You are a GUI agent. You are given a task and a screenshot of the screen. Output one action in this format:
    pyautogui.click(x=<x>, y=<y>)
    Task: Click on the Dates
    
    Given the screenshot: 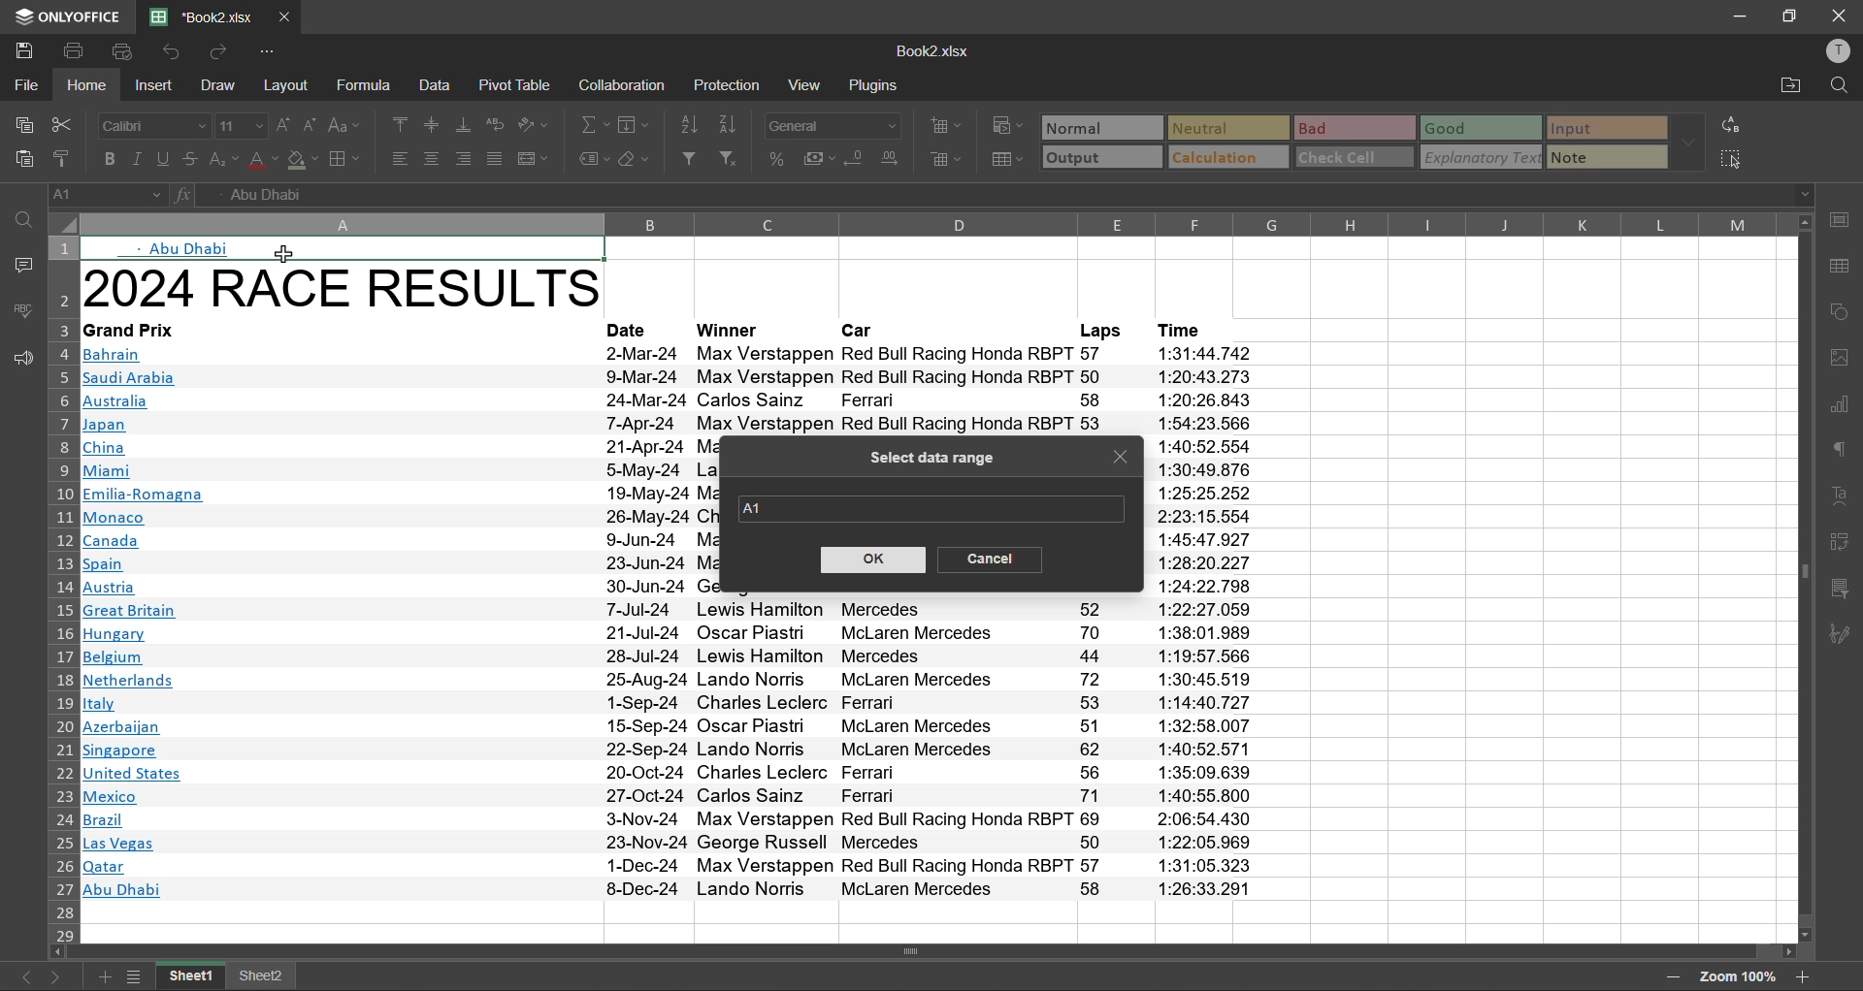 What is the action you would take?
    pyautogui.click(x=647, y=667)
    